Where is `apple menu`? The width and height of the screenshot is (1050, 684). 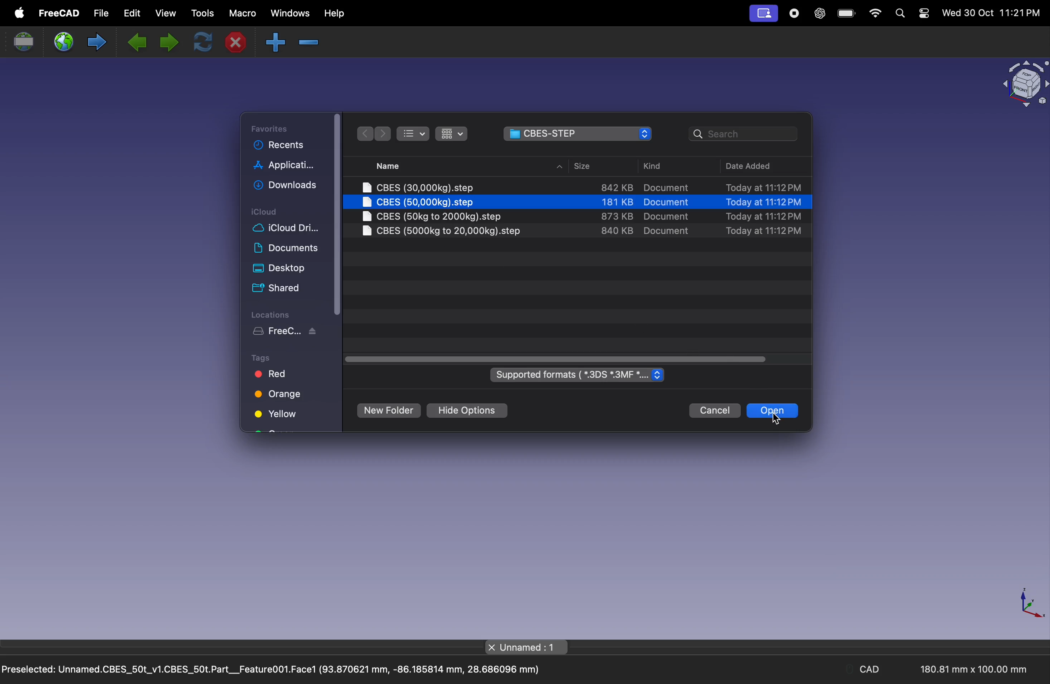
apple menu is located at coordinates (18, 12).